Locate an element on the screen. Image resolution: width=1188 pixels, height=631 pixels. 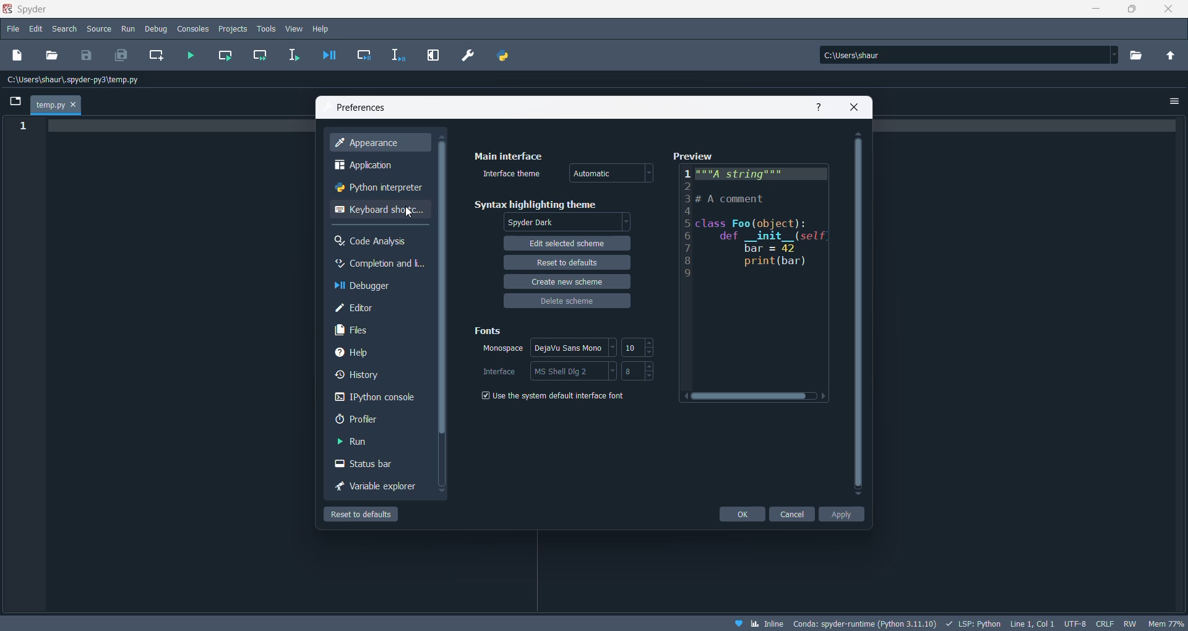
run selection is located at coordinates (290, 56).